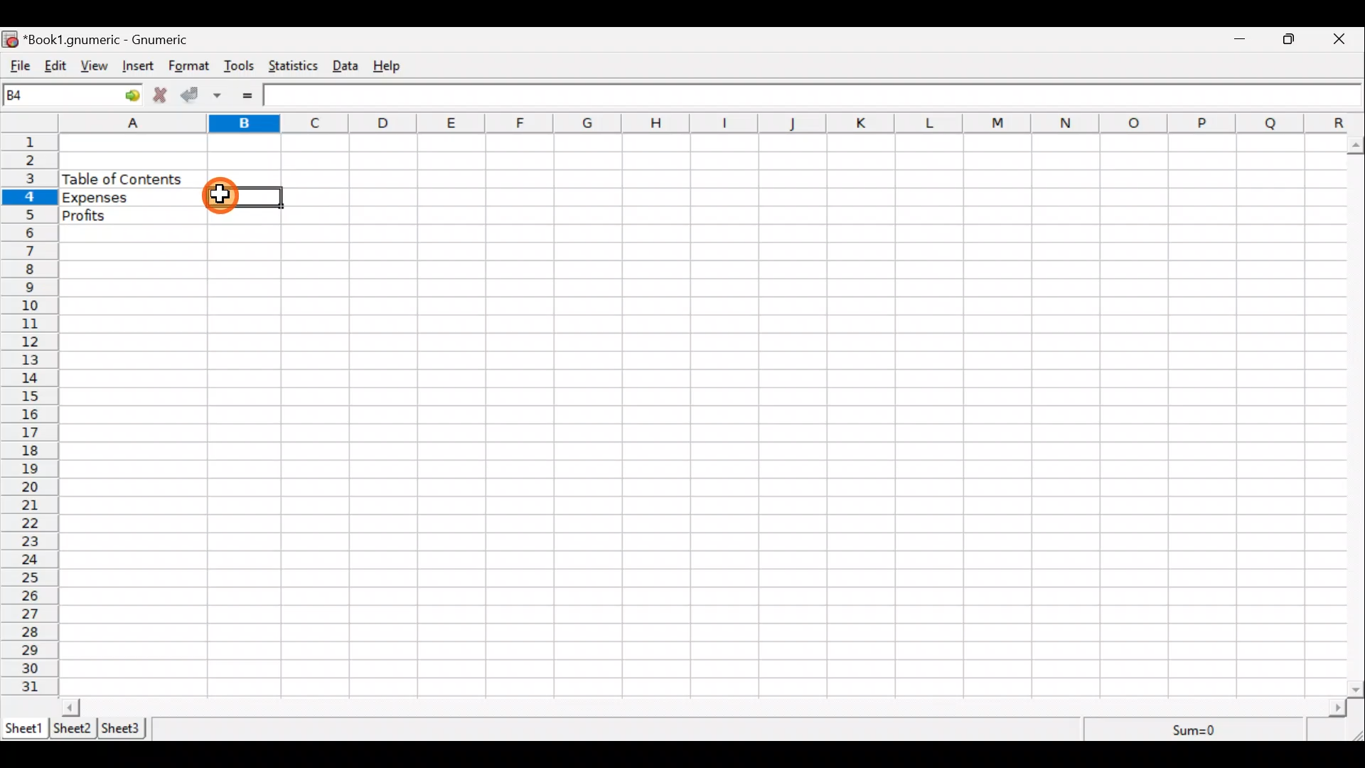 The width and height of the screenshot is (1365, 768). What do you see at coordinates (1293, 39) in the screenshot?
I see `Maximize/Minimize` at bounding box center [1293, 39].